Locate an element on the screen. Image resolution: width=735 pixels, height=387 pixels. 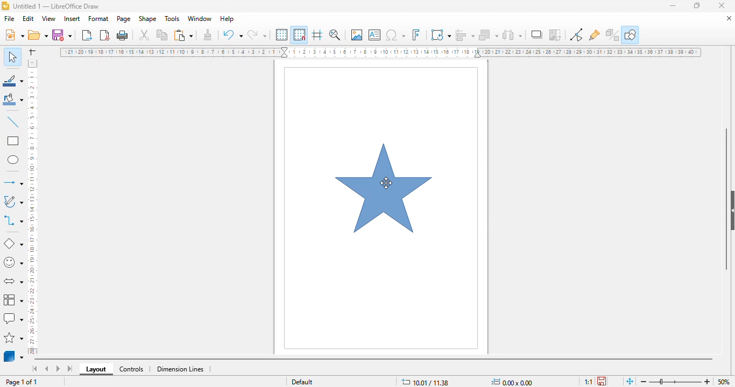
ruler is located at coordinates (380, 52).